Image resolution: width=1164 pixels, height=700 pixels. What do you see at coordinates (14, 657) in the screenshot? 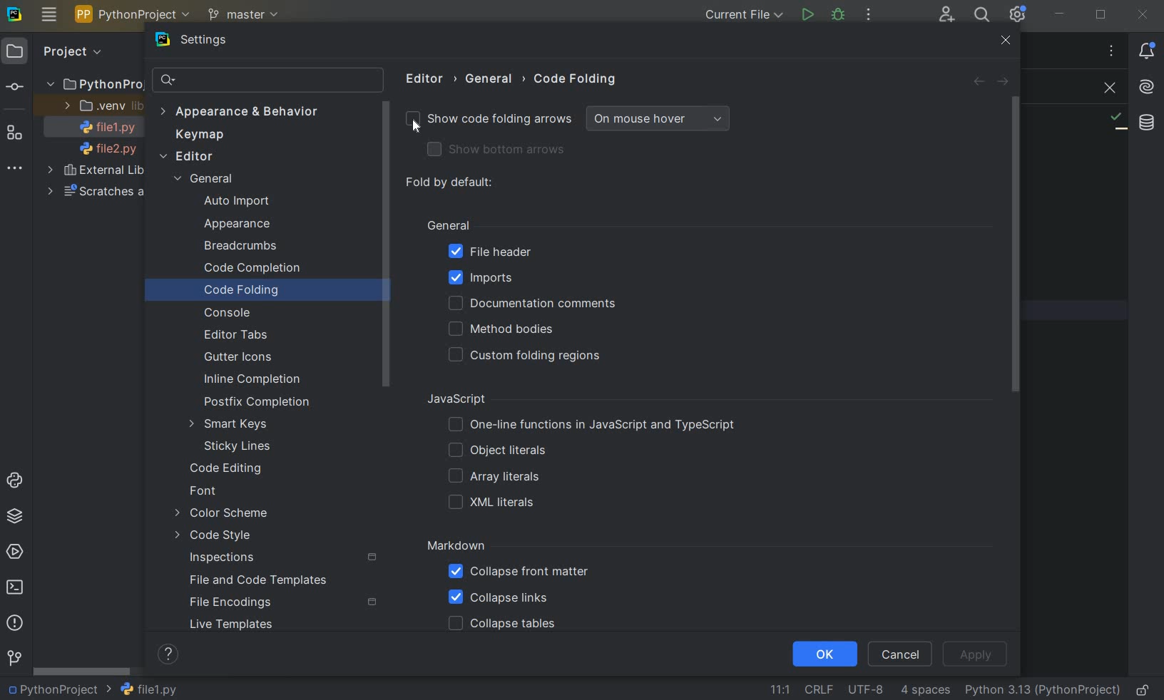
I see `GIT` at bounding box center [14, 657].